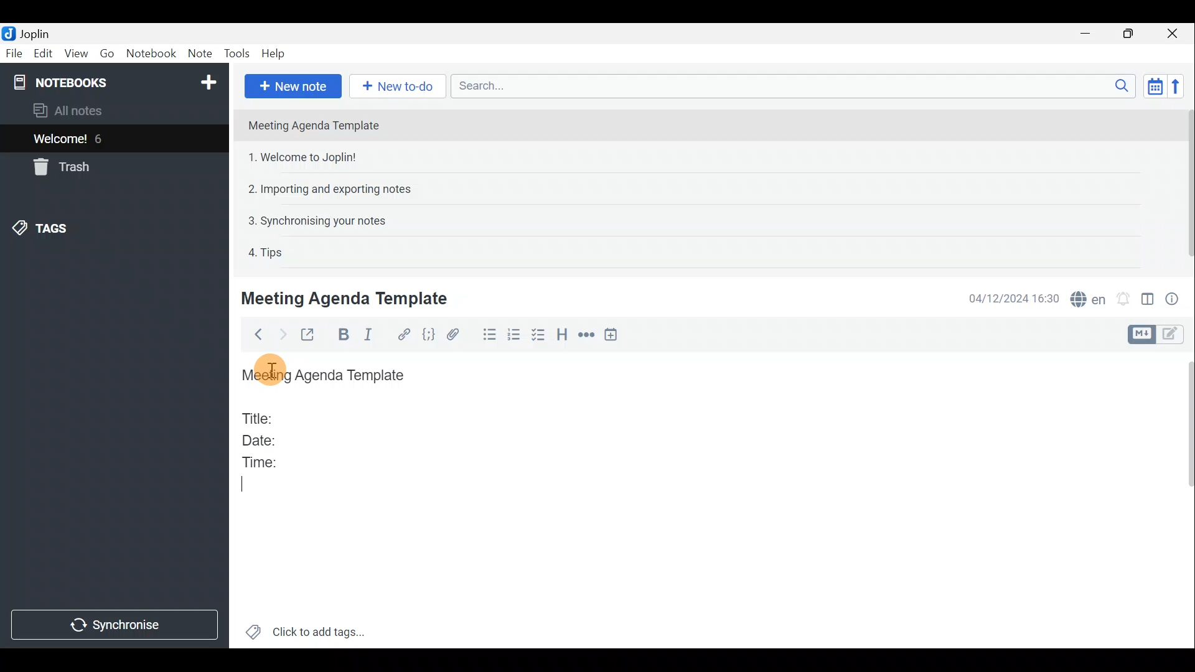 The image size is (1195, 672). I want to click on Bulleted list, so click(489, 335).